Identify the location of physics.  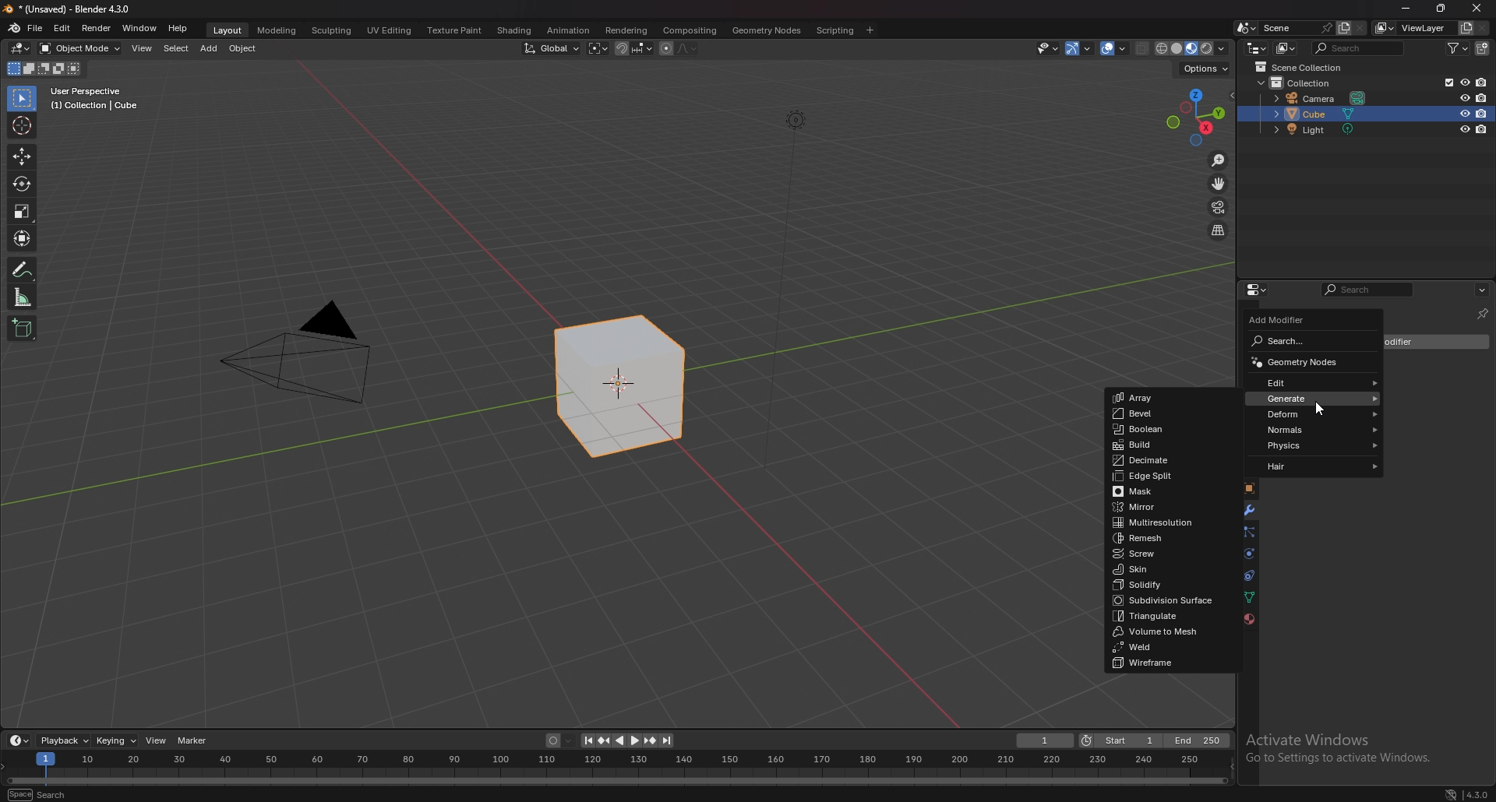
(1312, 445).